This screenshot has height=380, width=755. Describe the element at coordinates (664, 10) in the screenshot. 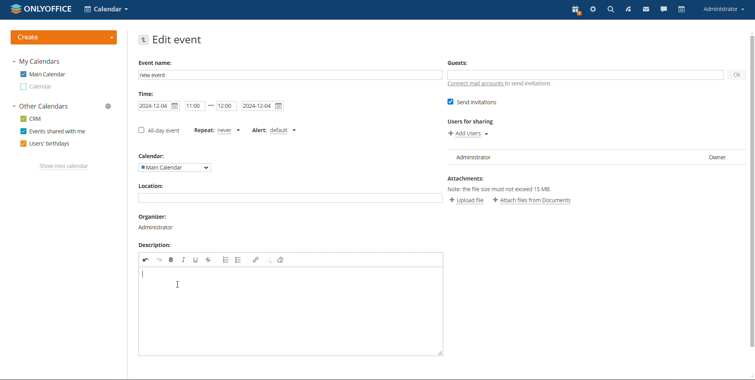

I see `chat` at that location.